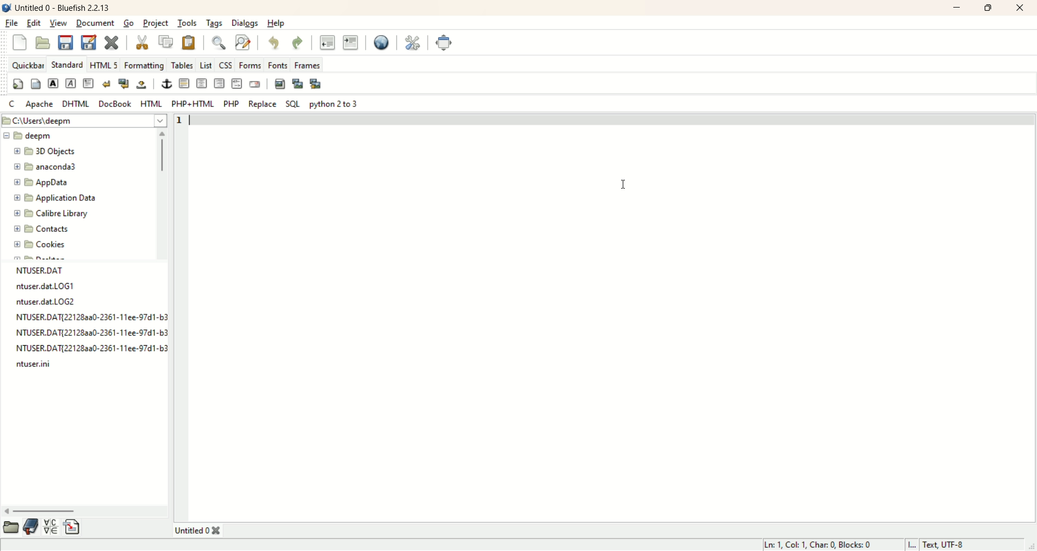 The width and height of the screenshot is (1037, 551). What do you see at coordinates (123, 84) in the screenshot?
I see `break and clear` at bounding box center [123, 84].